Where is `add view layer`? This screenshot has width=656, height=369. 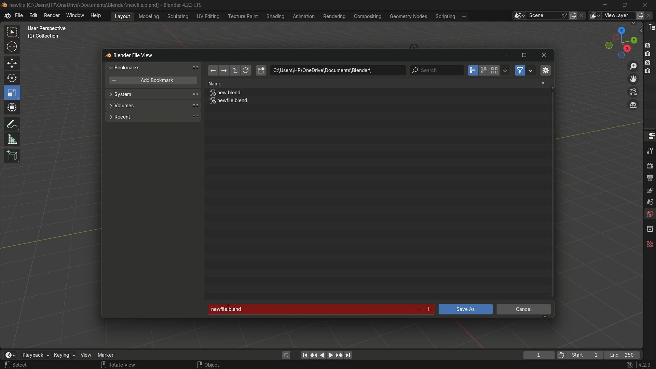 add view layer is located at coordinates (639, 15).